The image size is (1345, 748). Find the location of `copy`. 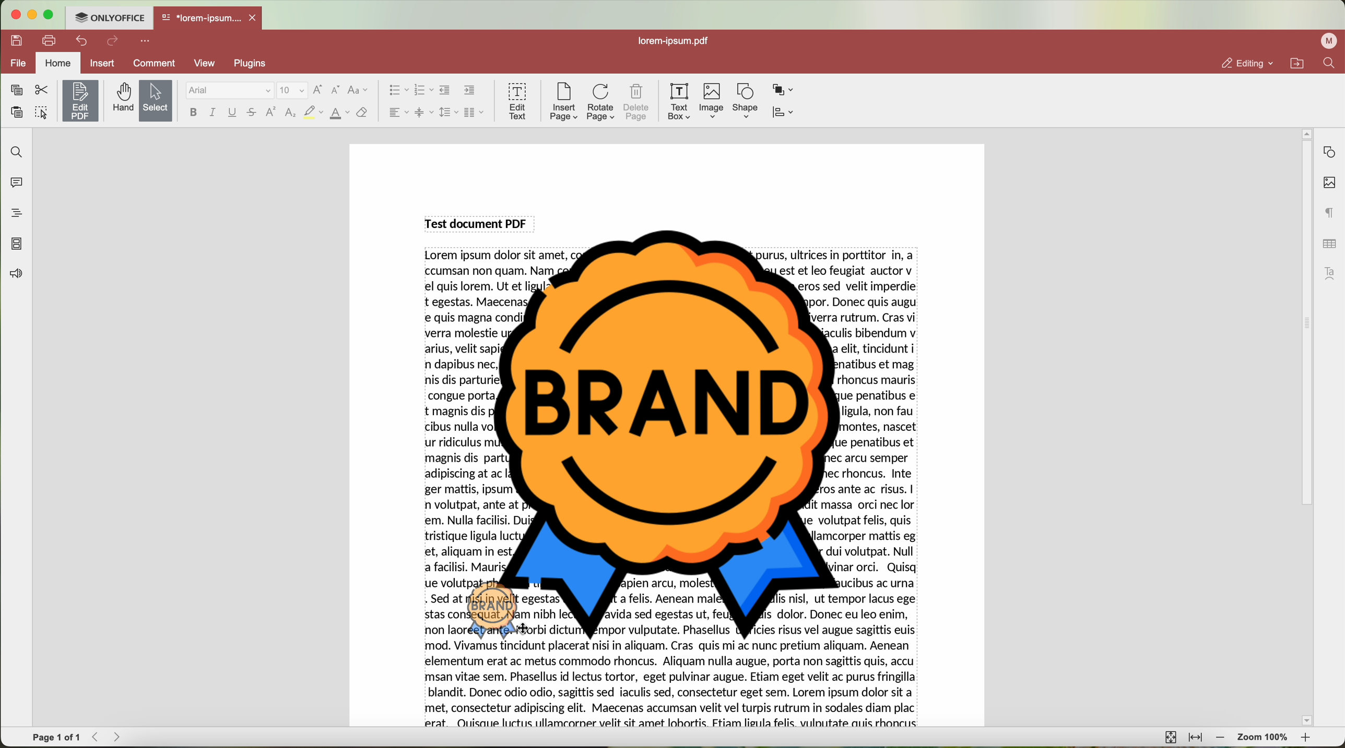

copy is located at coordinates (16, 90).